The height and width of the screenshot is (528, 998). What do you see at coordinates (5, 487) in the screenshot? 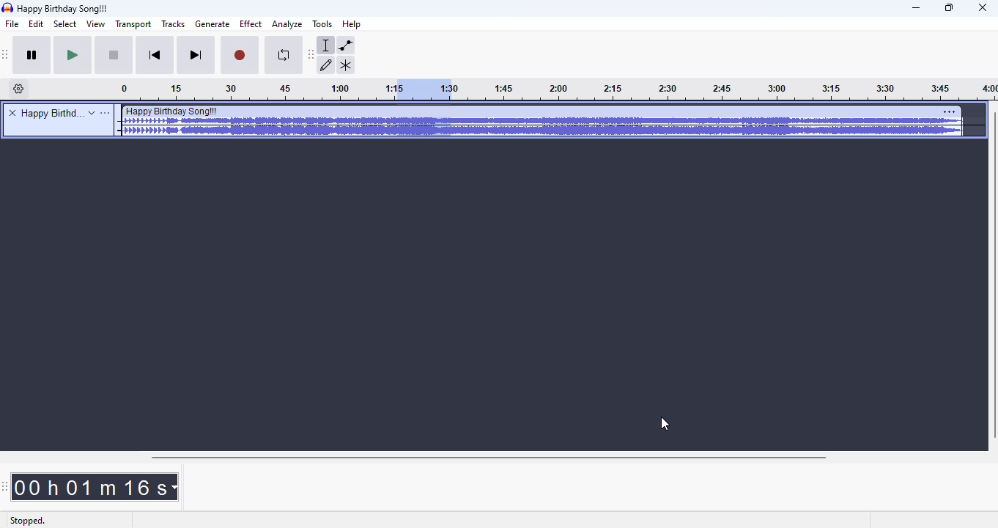
I see `audacity time toolbar` at bounding box center [5, 487].